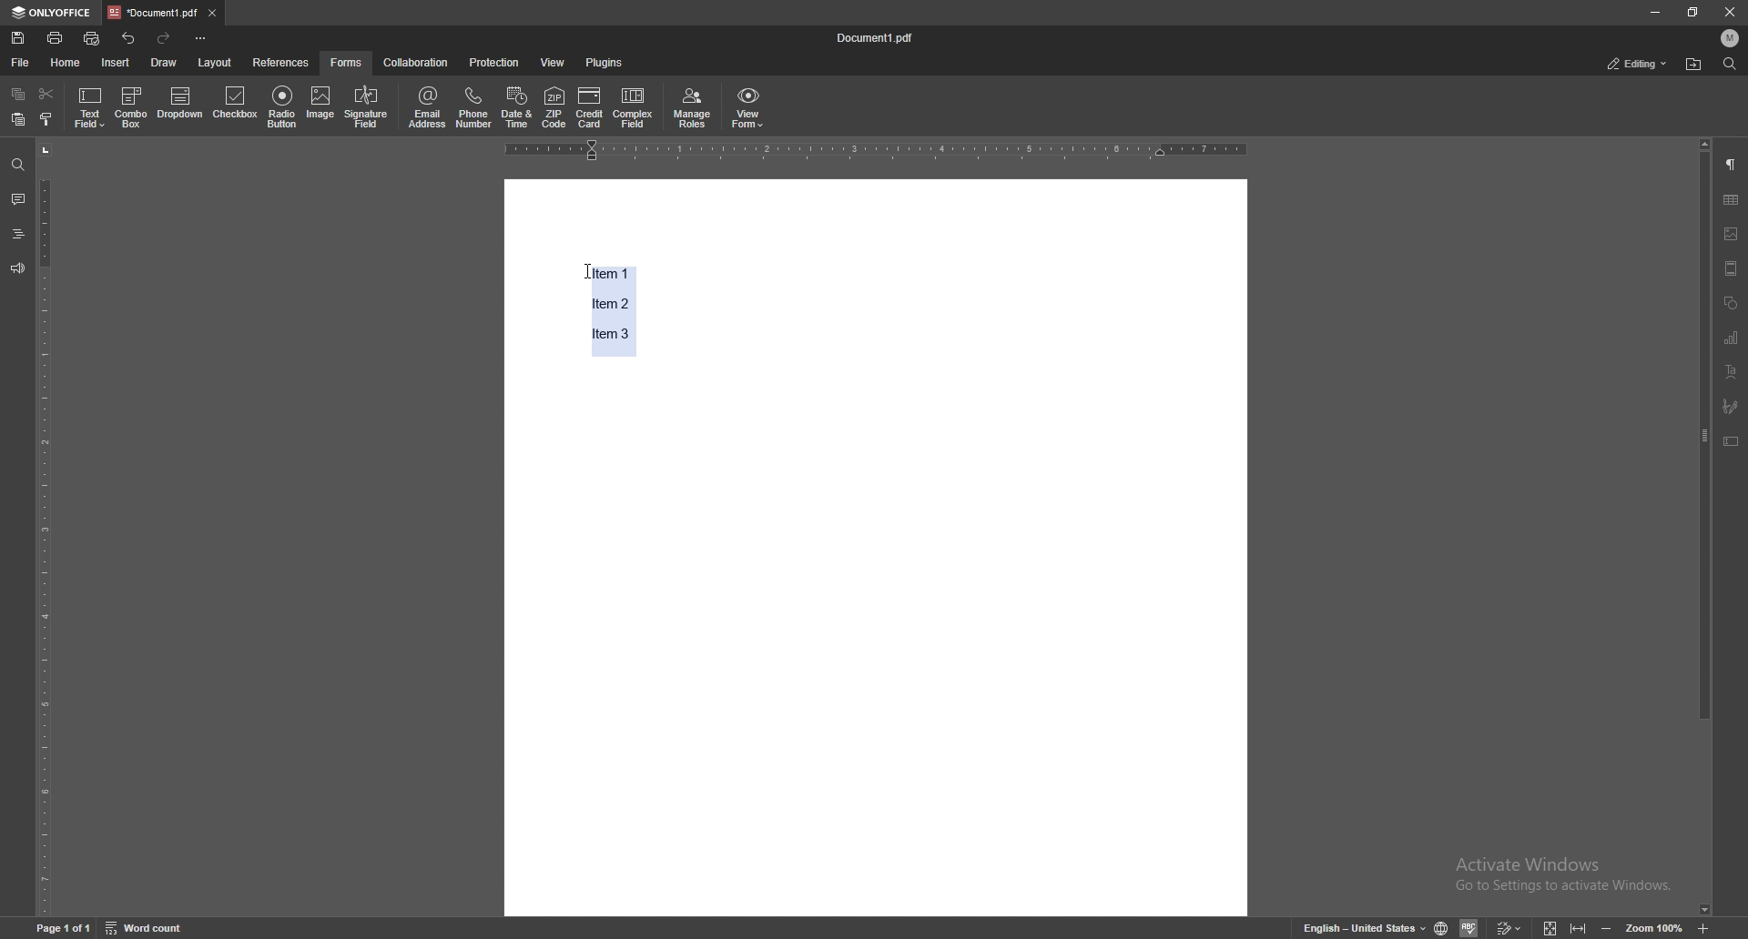  What do you see at coordinates (428, 107) in the screenshot?
I see `email address` at bounding box center [428, 107].